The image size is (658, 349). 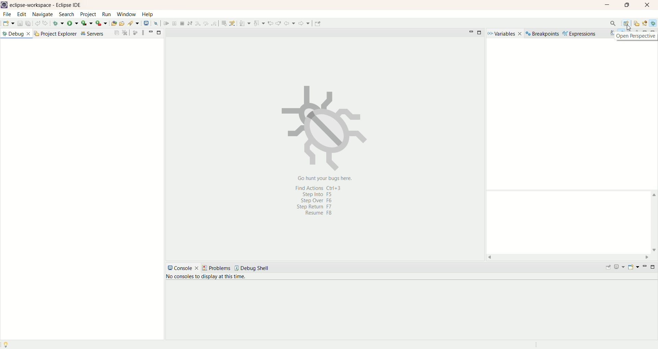 What do you see at coordinates (67, 14) in the screenshot?
I see `search` at bounding box center [67, 14].